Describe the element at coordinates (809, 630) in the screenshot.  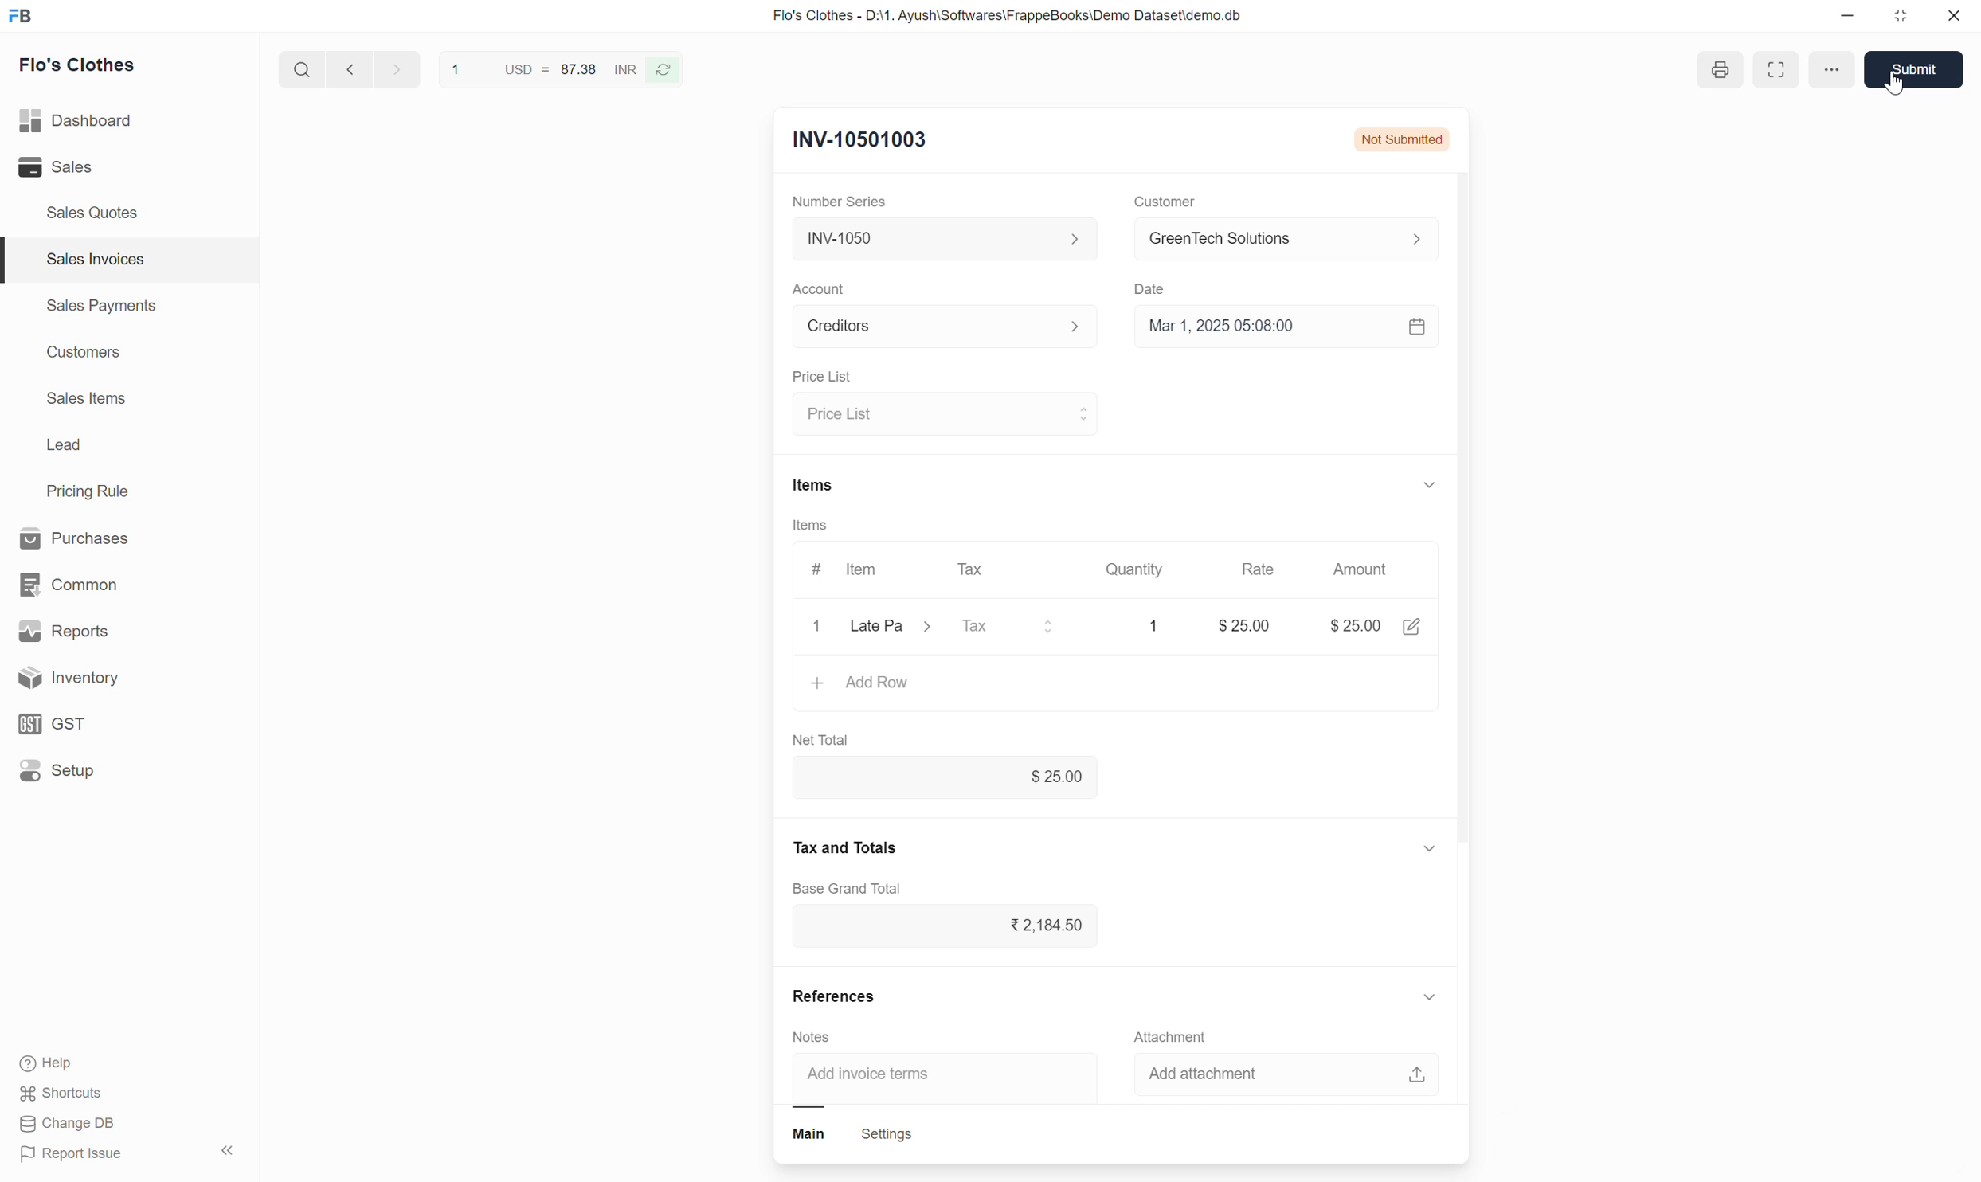
I see `close ` at that location.